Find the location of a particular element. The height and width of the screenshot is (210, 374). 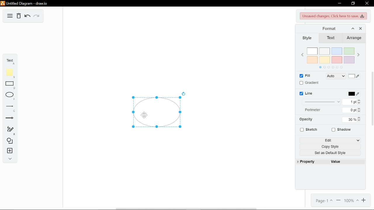

Delete is located at coordinates (19, 16).